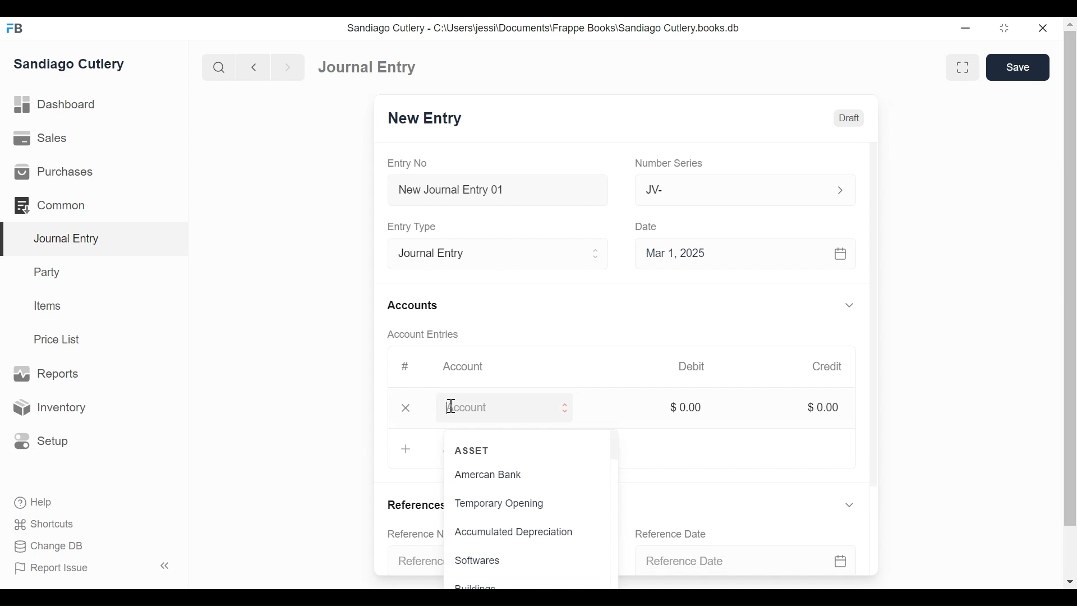  Describe the element at coordinates (501, 189) in the screenshot. I see `New Journal Entry 01` at that location.